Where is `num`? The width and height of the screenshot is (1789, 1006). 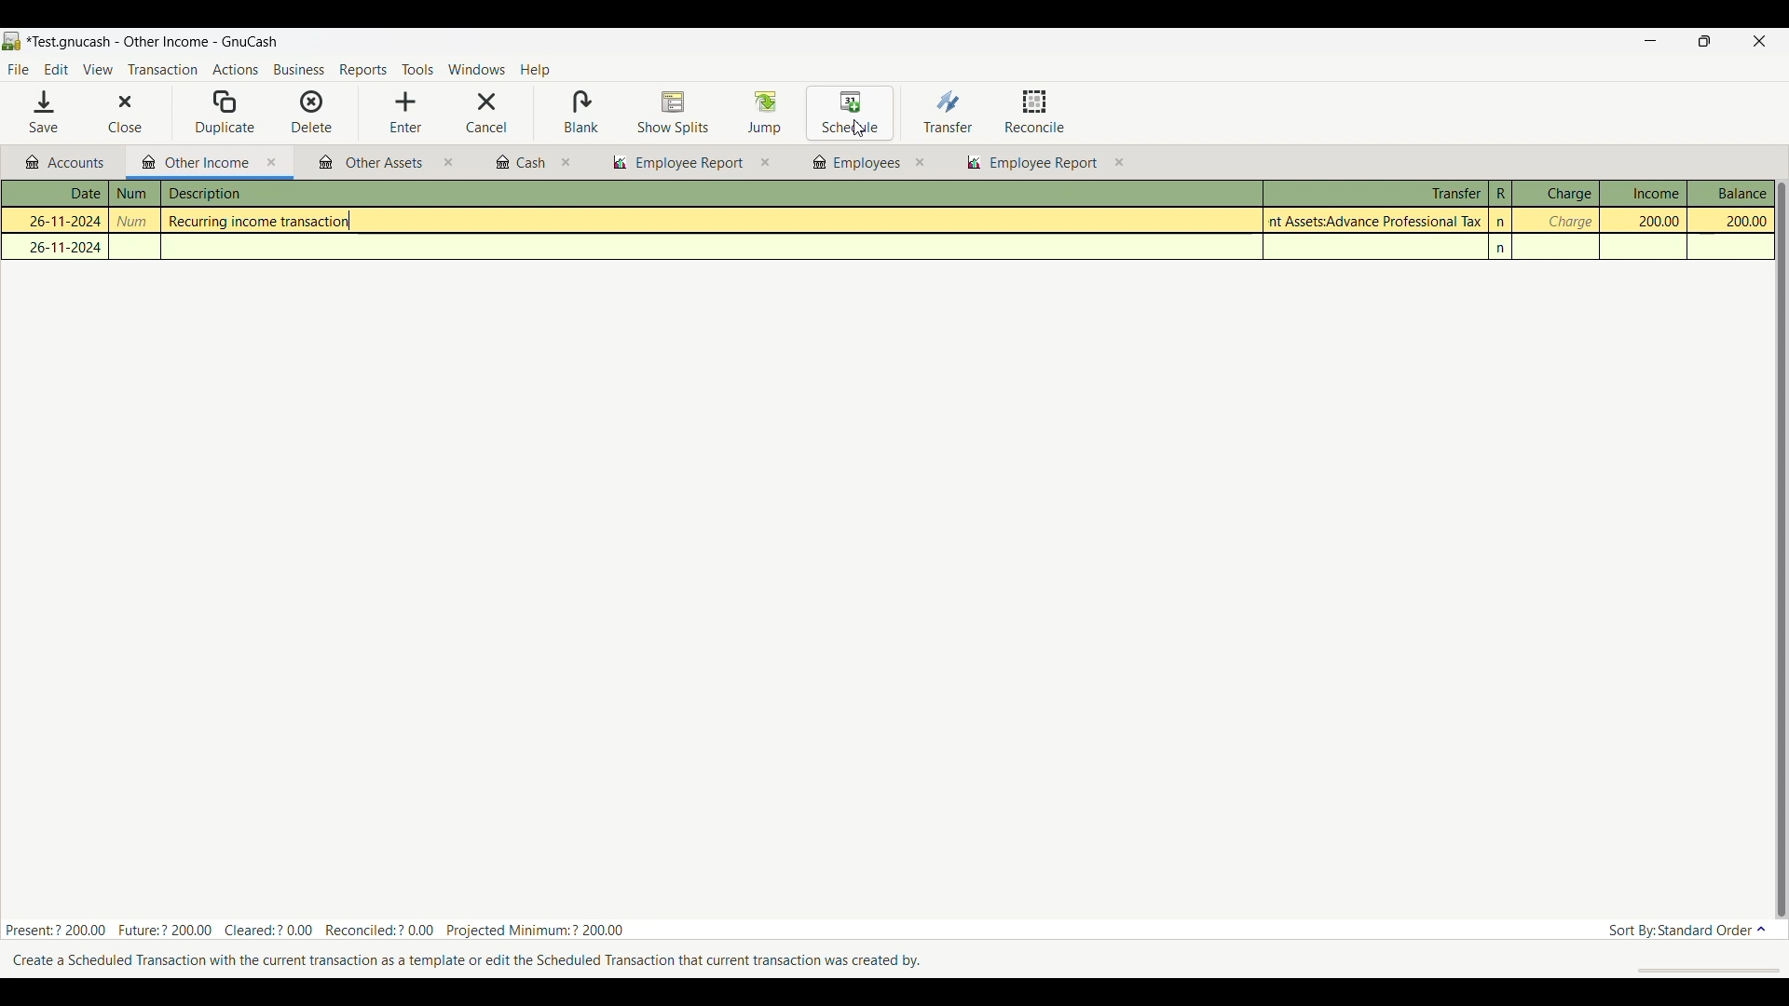
num is located at coordinates (134, 194).